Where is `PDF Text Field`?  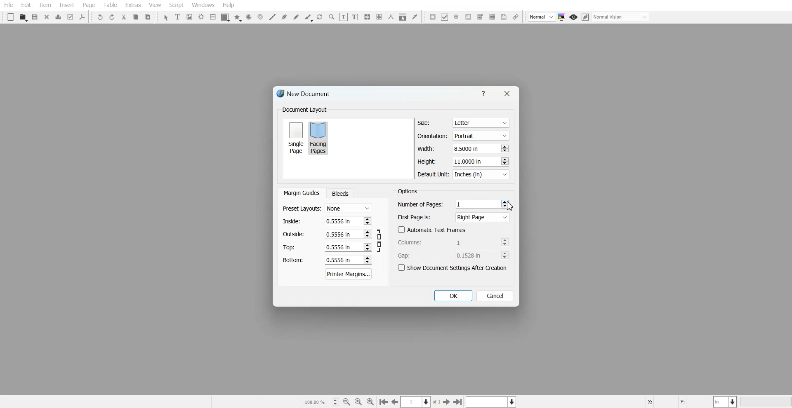 PDF Text Field is located at coordinates (468, 17).